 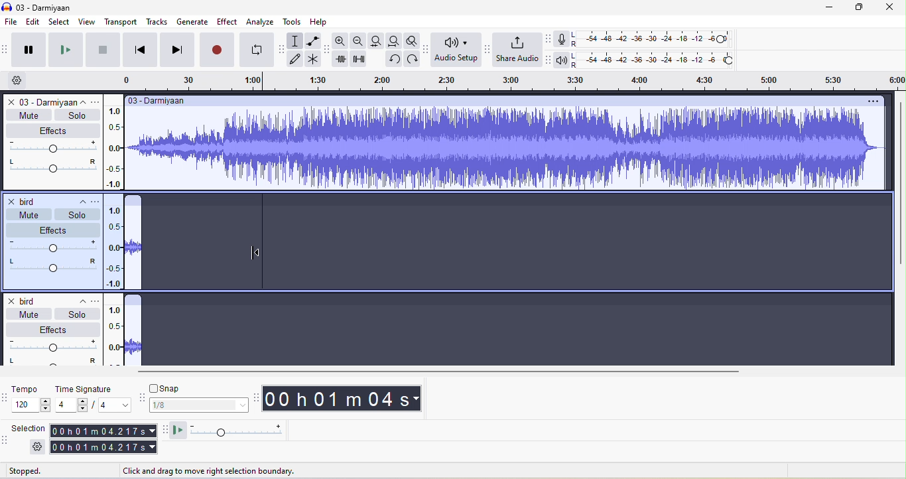 What do you see at coordinates (23, 80) in the screenshot?
I see `timeline option` at bounding box center [23, 80].